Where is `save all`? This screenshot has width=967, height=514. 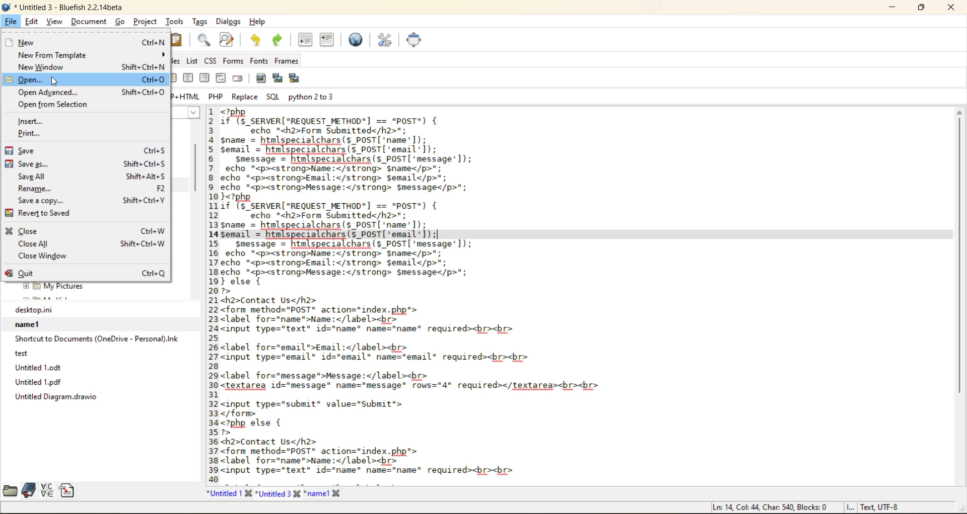
save all is located at coordinates (88, 177).